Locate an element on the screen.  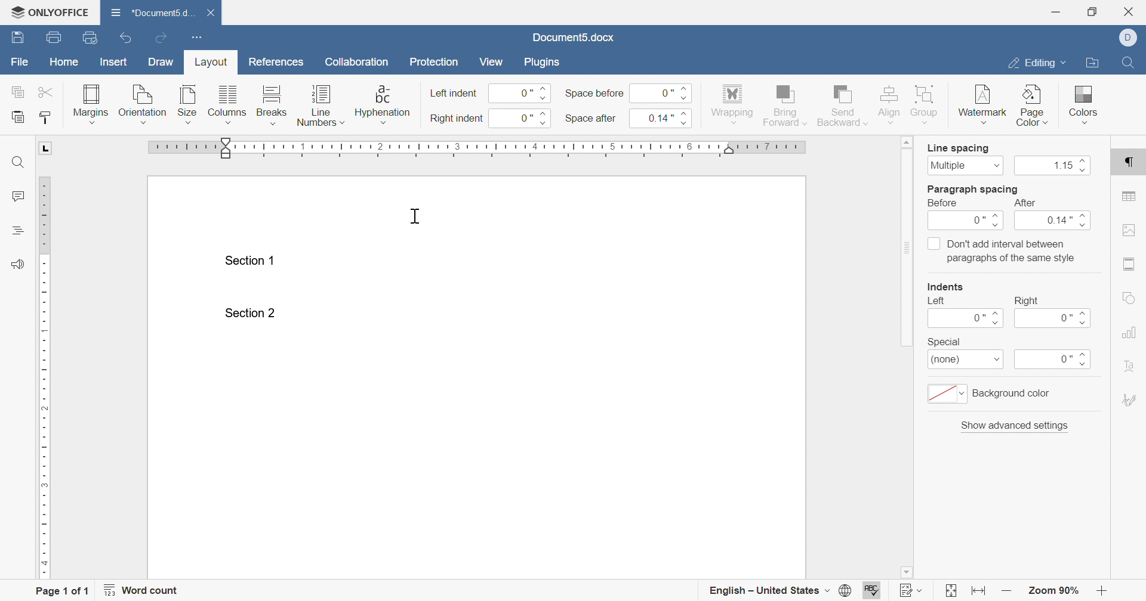
document5.docx is located at coordinates (572, 38).